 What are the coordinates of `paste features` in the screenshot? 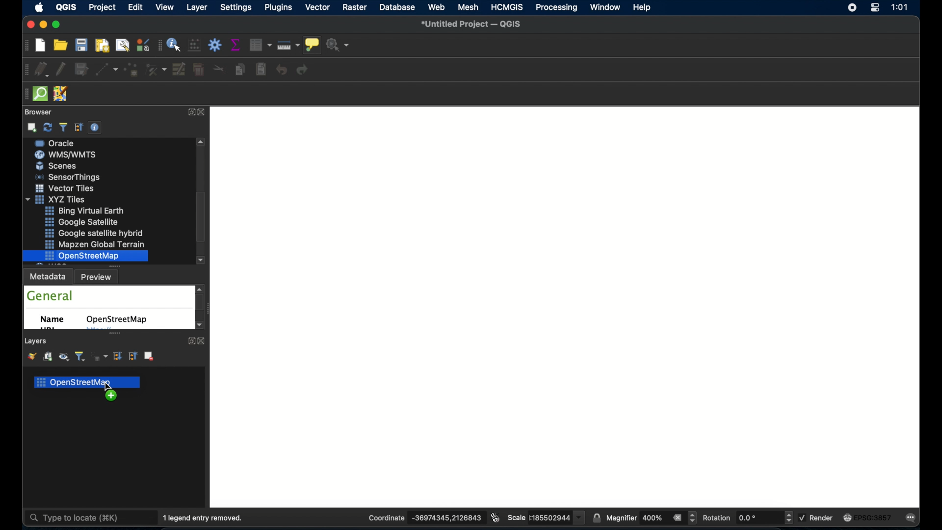 It's located at (261, 70).